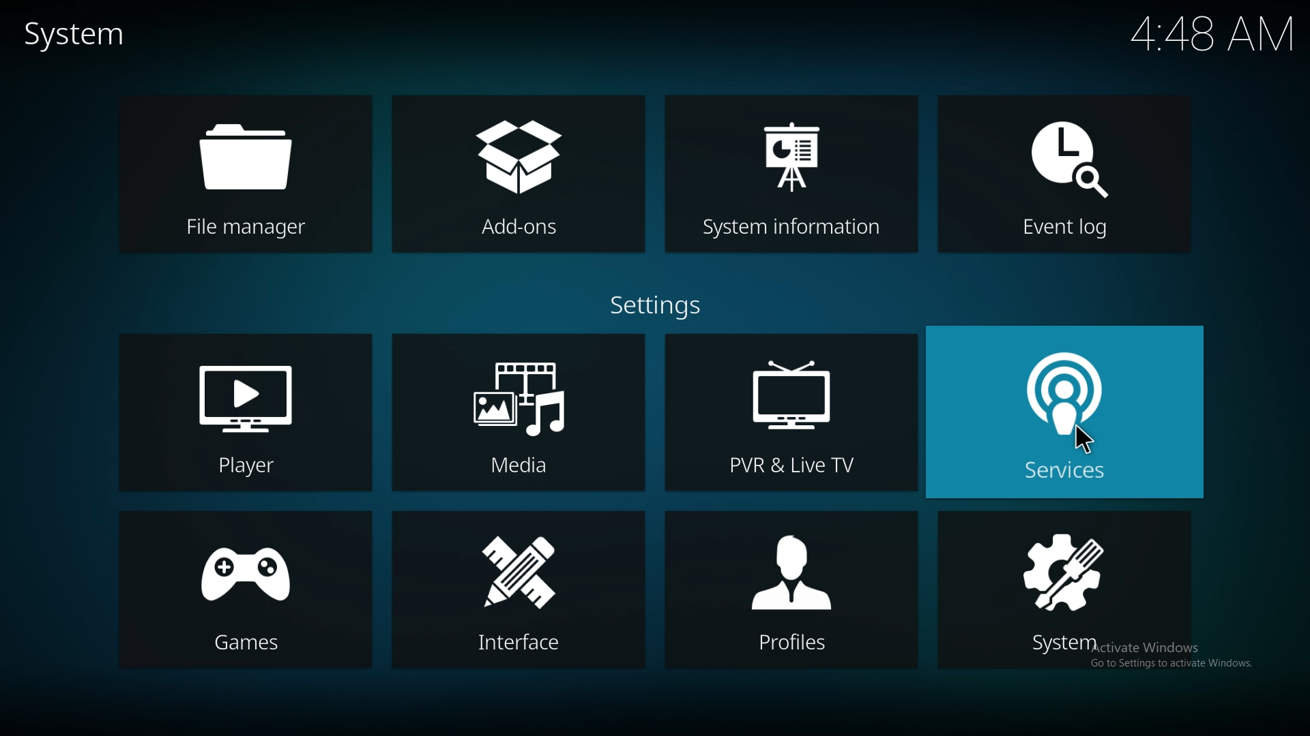 This screenshot has height=736, width=1310. What do you see at coordinates (793, 412) in the screenshot?
I see `pvr and live tv` at bounding box center [793, 412].